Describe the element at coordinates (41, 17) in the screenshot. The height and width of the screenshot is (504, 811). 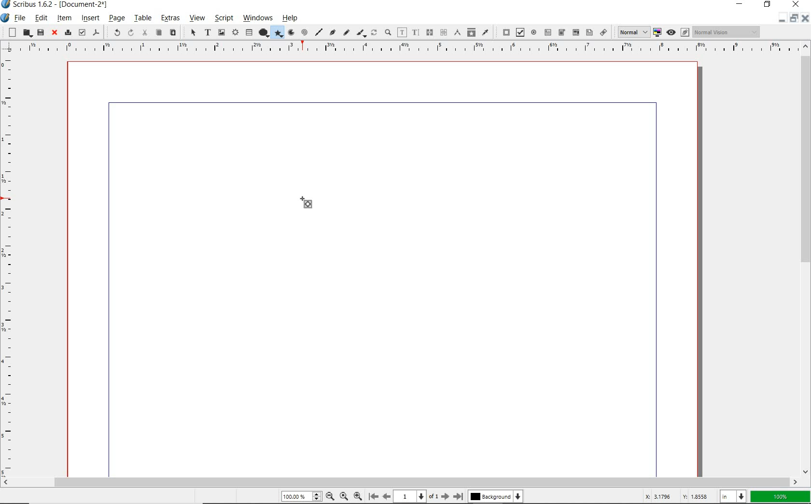
I see `edit` at that location.